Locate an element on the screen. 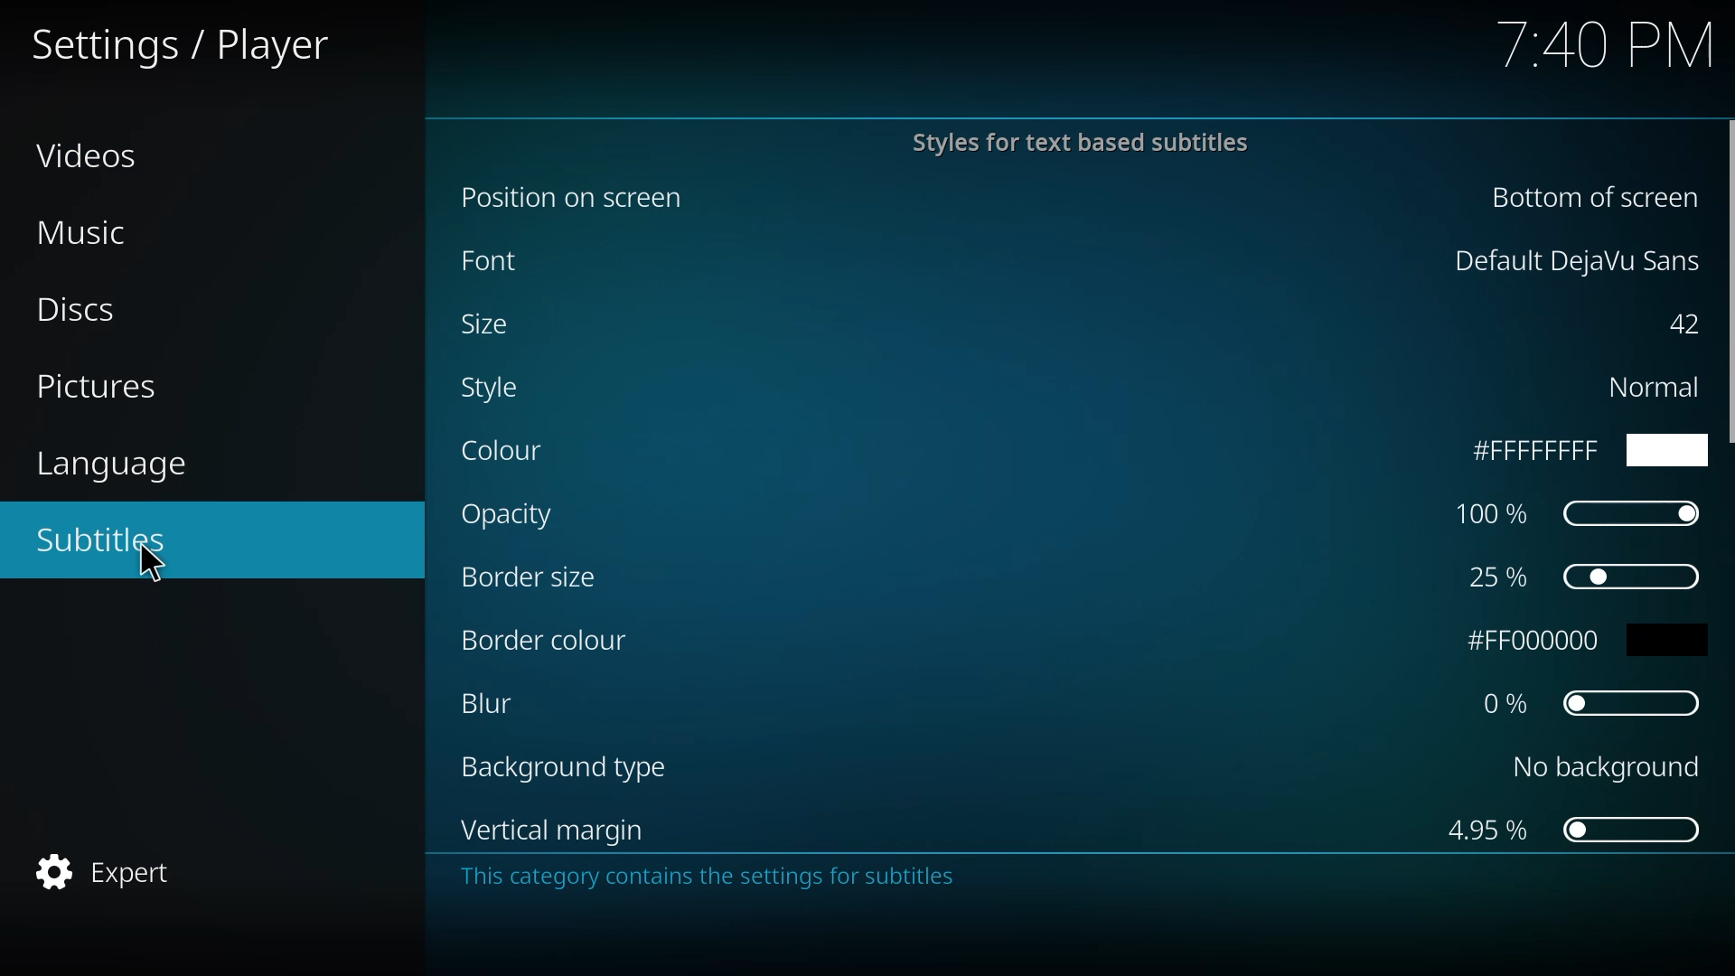 The image size is (1735, 976). border size is located at coordinates (533, 576).